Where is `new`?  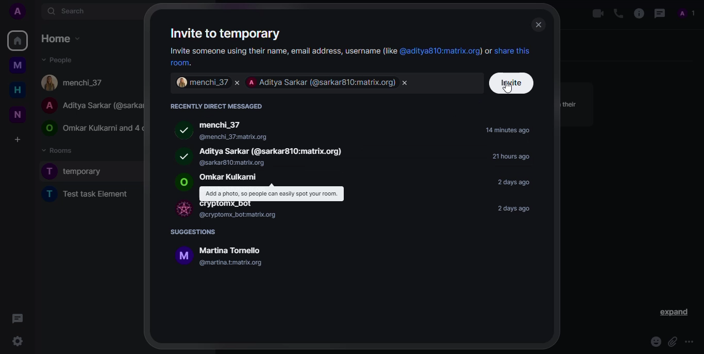
new is located at coordinates (16, 114).